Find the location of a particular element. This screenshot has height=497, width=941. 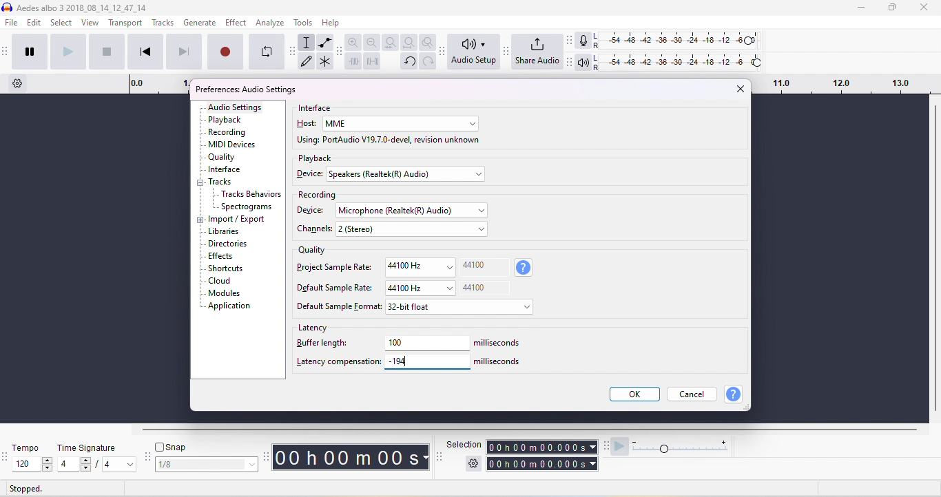

select device is located at coordinates (406, 175).